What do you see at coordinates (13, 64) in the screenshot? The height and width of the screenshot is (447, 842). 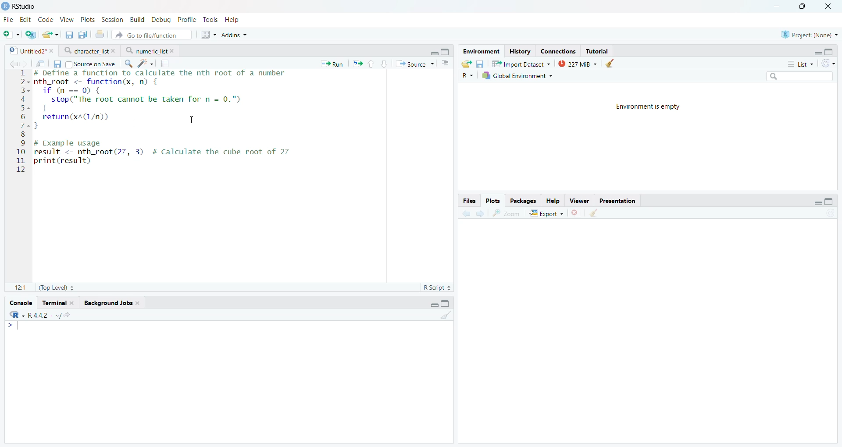 I see `Go to previous source location` at bounding box center [13, 64].